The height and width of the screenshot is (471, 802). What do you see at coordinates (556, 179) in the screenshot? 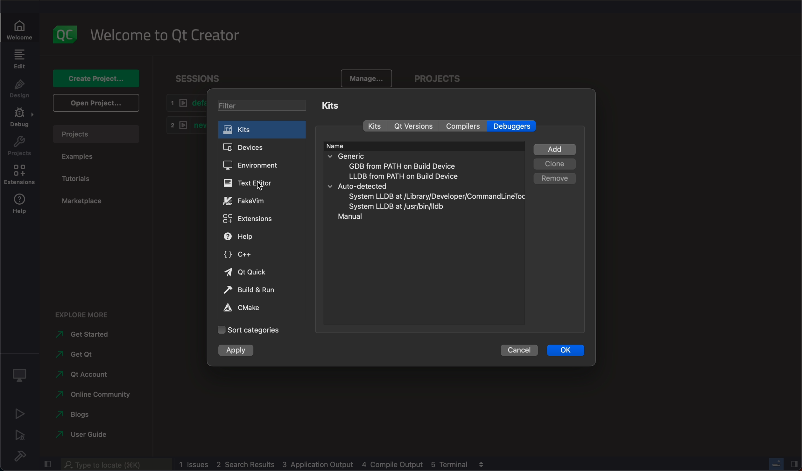
I see `remove` at bounding box center [556, 179].